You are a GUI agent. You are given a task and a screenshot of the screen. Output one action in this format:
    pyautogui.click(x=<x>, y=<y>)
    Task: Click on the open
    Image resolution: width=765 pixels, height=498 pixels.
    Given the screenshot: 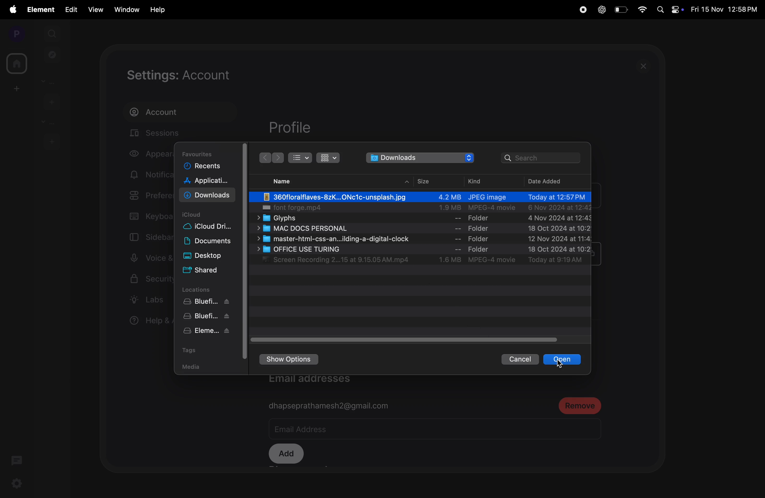 What is the action you would take?
    pyautogui.click(x=562, y=360)
    